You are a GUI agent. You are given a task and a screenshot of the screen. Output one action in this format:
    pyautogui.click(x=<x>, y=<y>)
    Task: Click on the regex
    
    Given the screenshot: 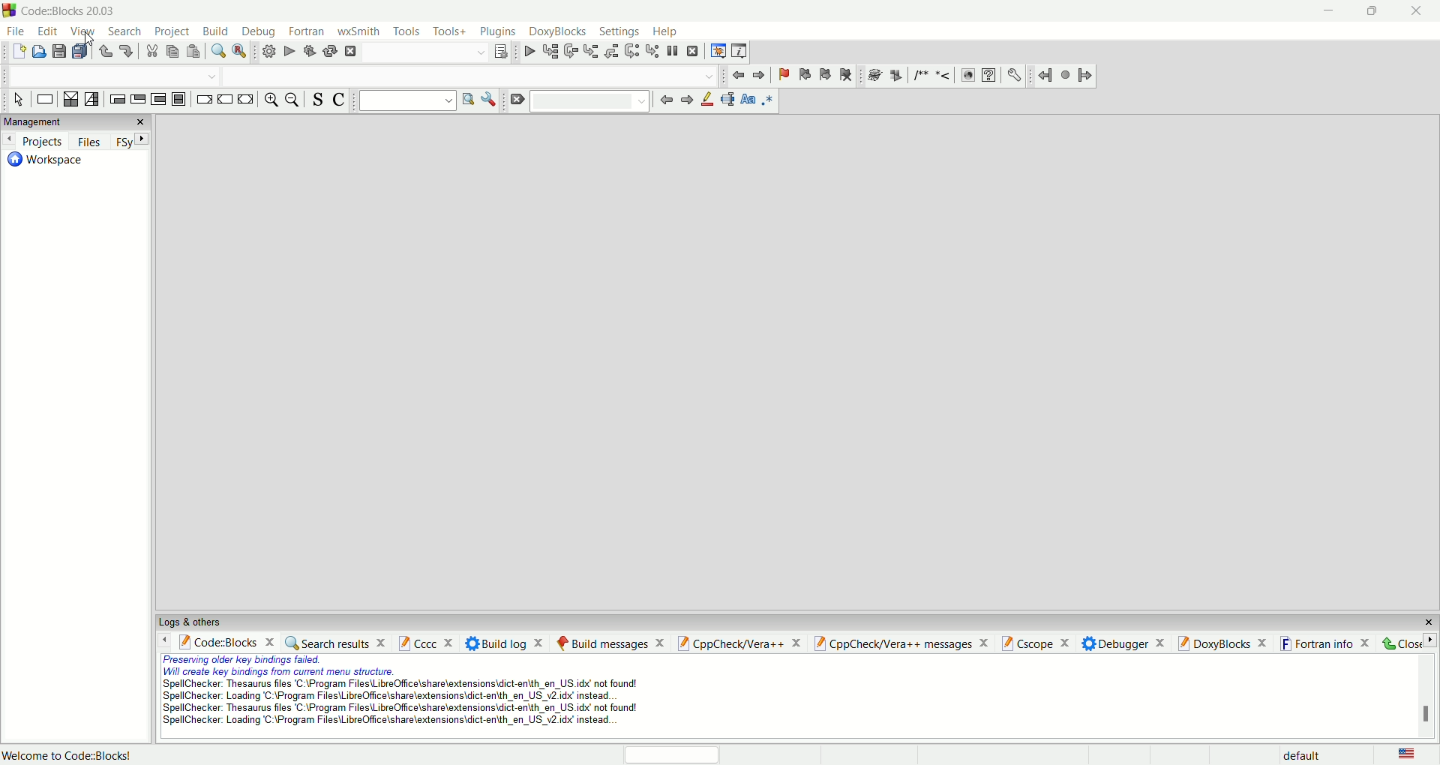 What is the action you would take?
    pyautogui.click(x=767, y=101)
    